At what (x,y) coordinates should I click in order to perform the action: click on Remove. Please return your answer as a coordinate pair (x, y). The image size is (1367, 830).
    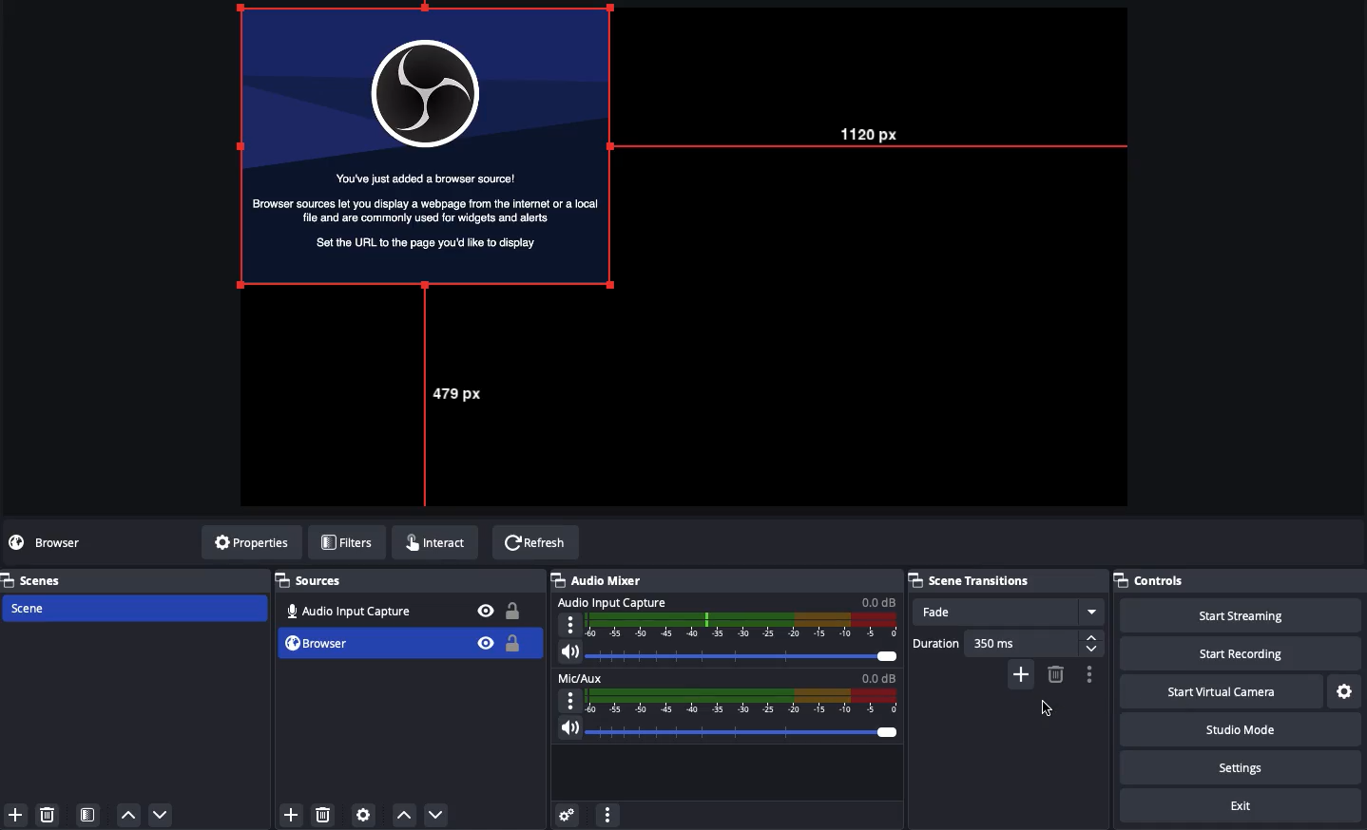
    Looking at the image, I should click on (1055, 673).